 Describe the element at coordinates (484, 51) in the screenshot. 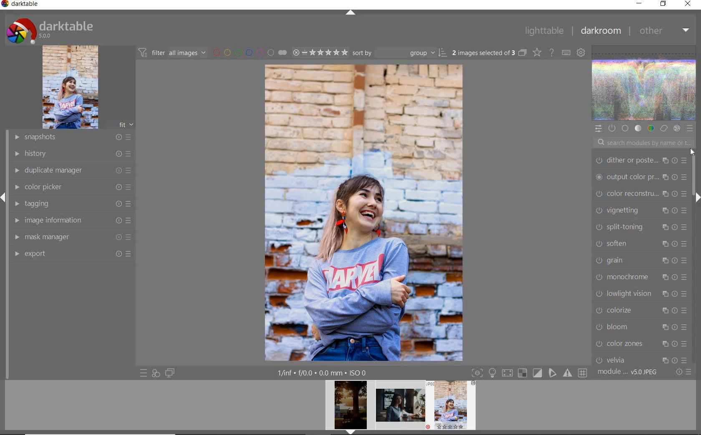

I see `SELECTED IMAGES` at that location.